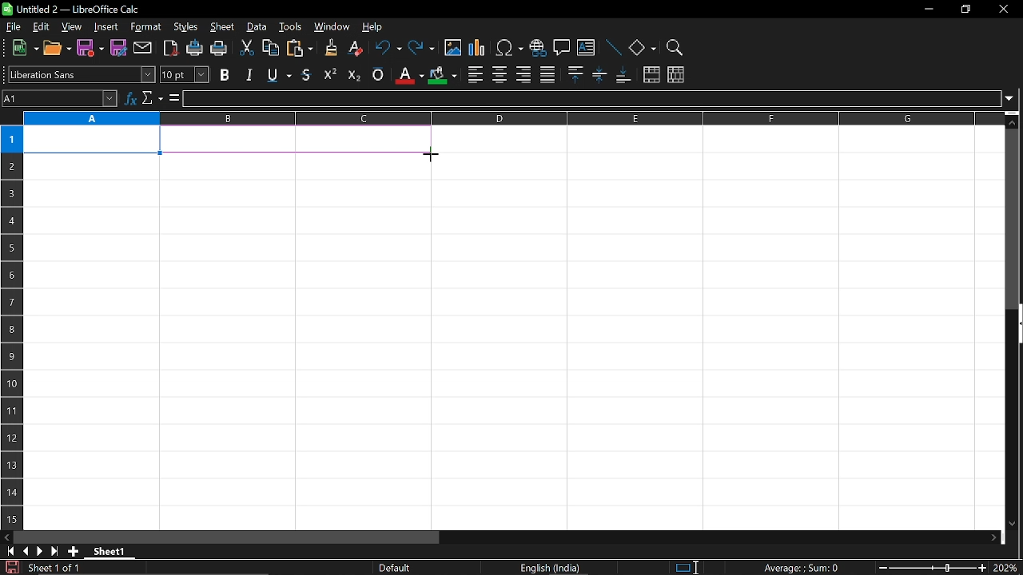 This screenshot has width=1023, height=575. What do you see at coordinates (227, 537) in the screenshot?
I see `horizontal scrollbar` at bounding box center [227, 537].